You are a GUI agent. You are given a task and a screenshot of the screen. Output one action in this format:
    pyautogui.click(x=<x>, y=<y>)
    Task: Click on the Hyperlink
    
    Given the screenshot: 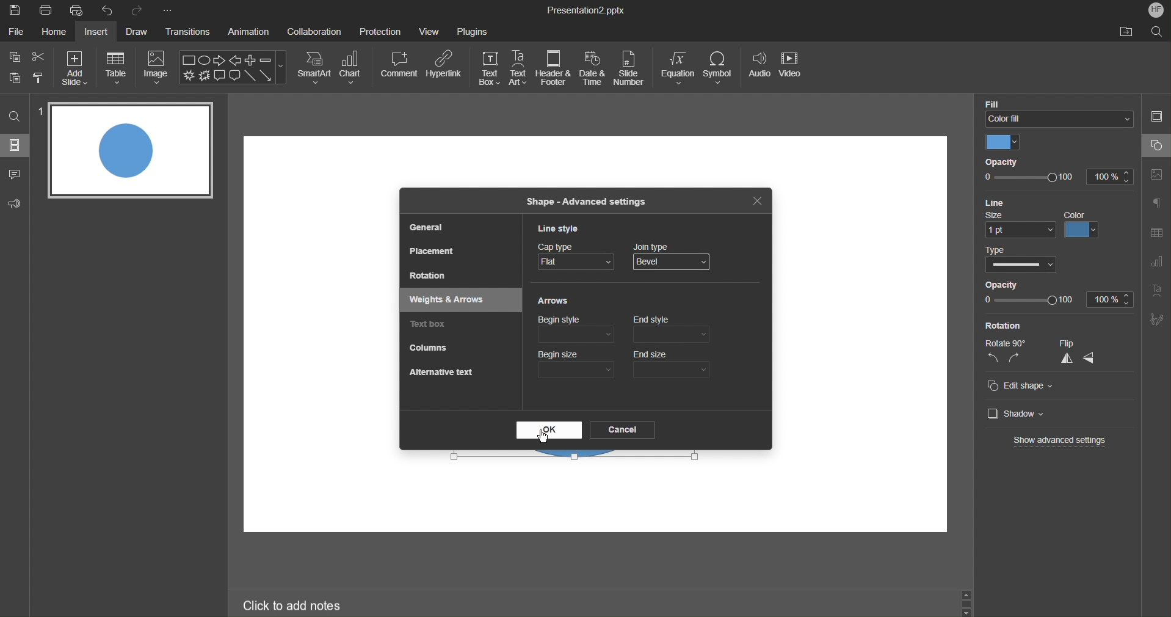 What is the action you would take?
    pyautogui.click(x=444, y=65)
    